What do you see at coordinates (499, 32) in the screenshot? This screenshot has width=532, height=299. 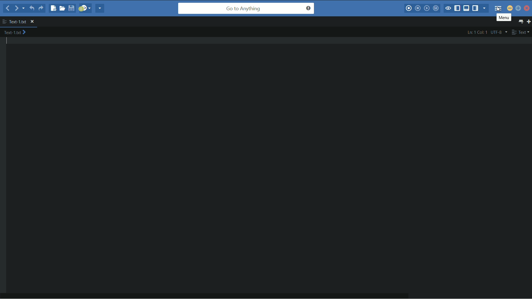 I see `utf-8` at bounding box center [499, 32].